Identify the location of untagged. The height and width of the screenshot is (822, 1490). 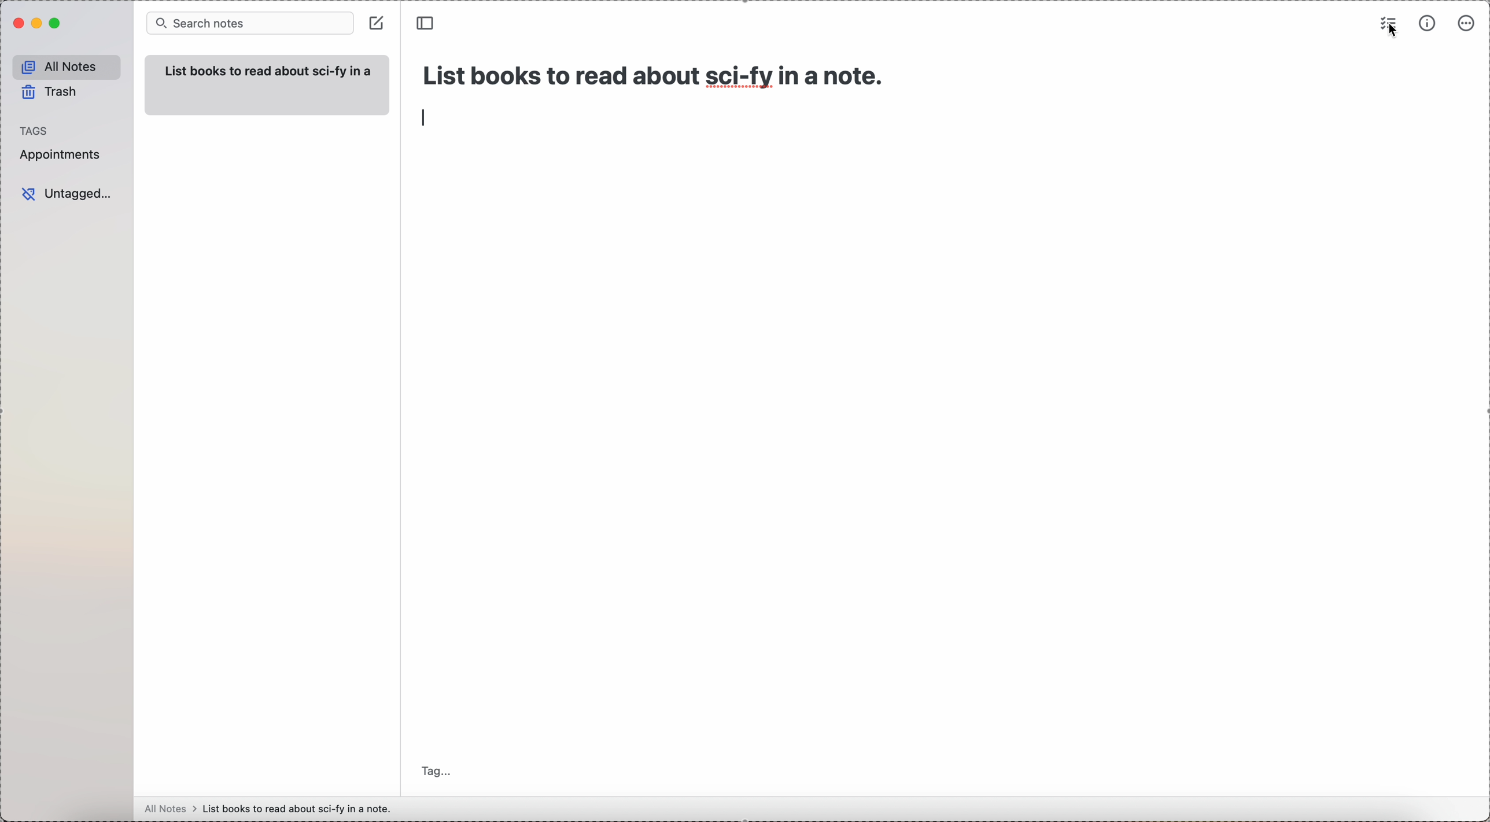
(67, 194).